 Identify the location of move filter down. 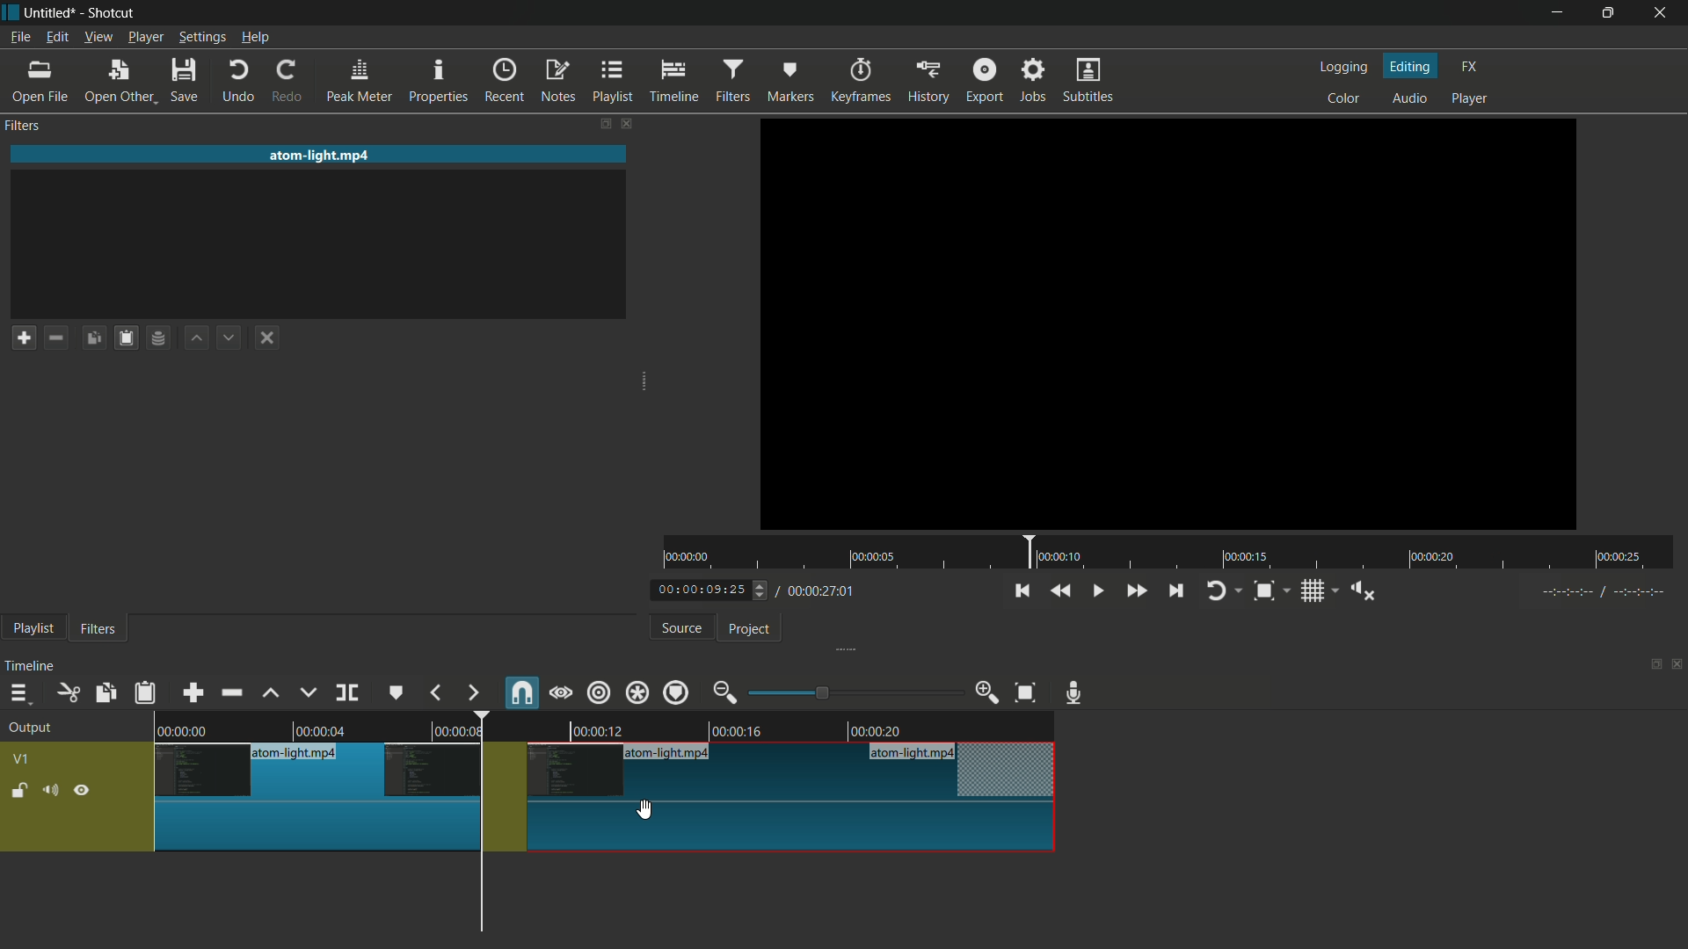
(234, 337).